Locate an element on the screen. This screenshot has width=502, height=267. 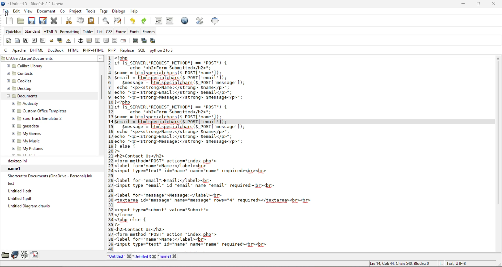
formatting is located at coordinates (70, 32).